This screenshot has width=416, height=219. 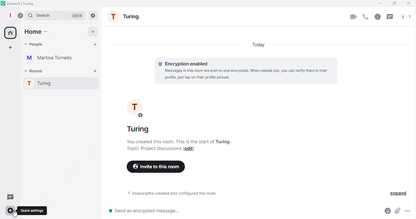 I want to click on Topic, so click(x=152, y=150).